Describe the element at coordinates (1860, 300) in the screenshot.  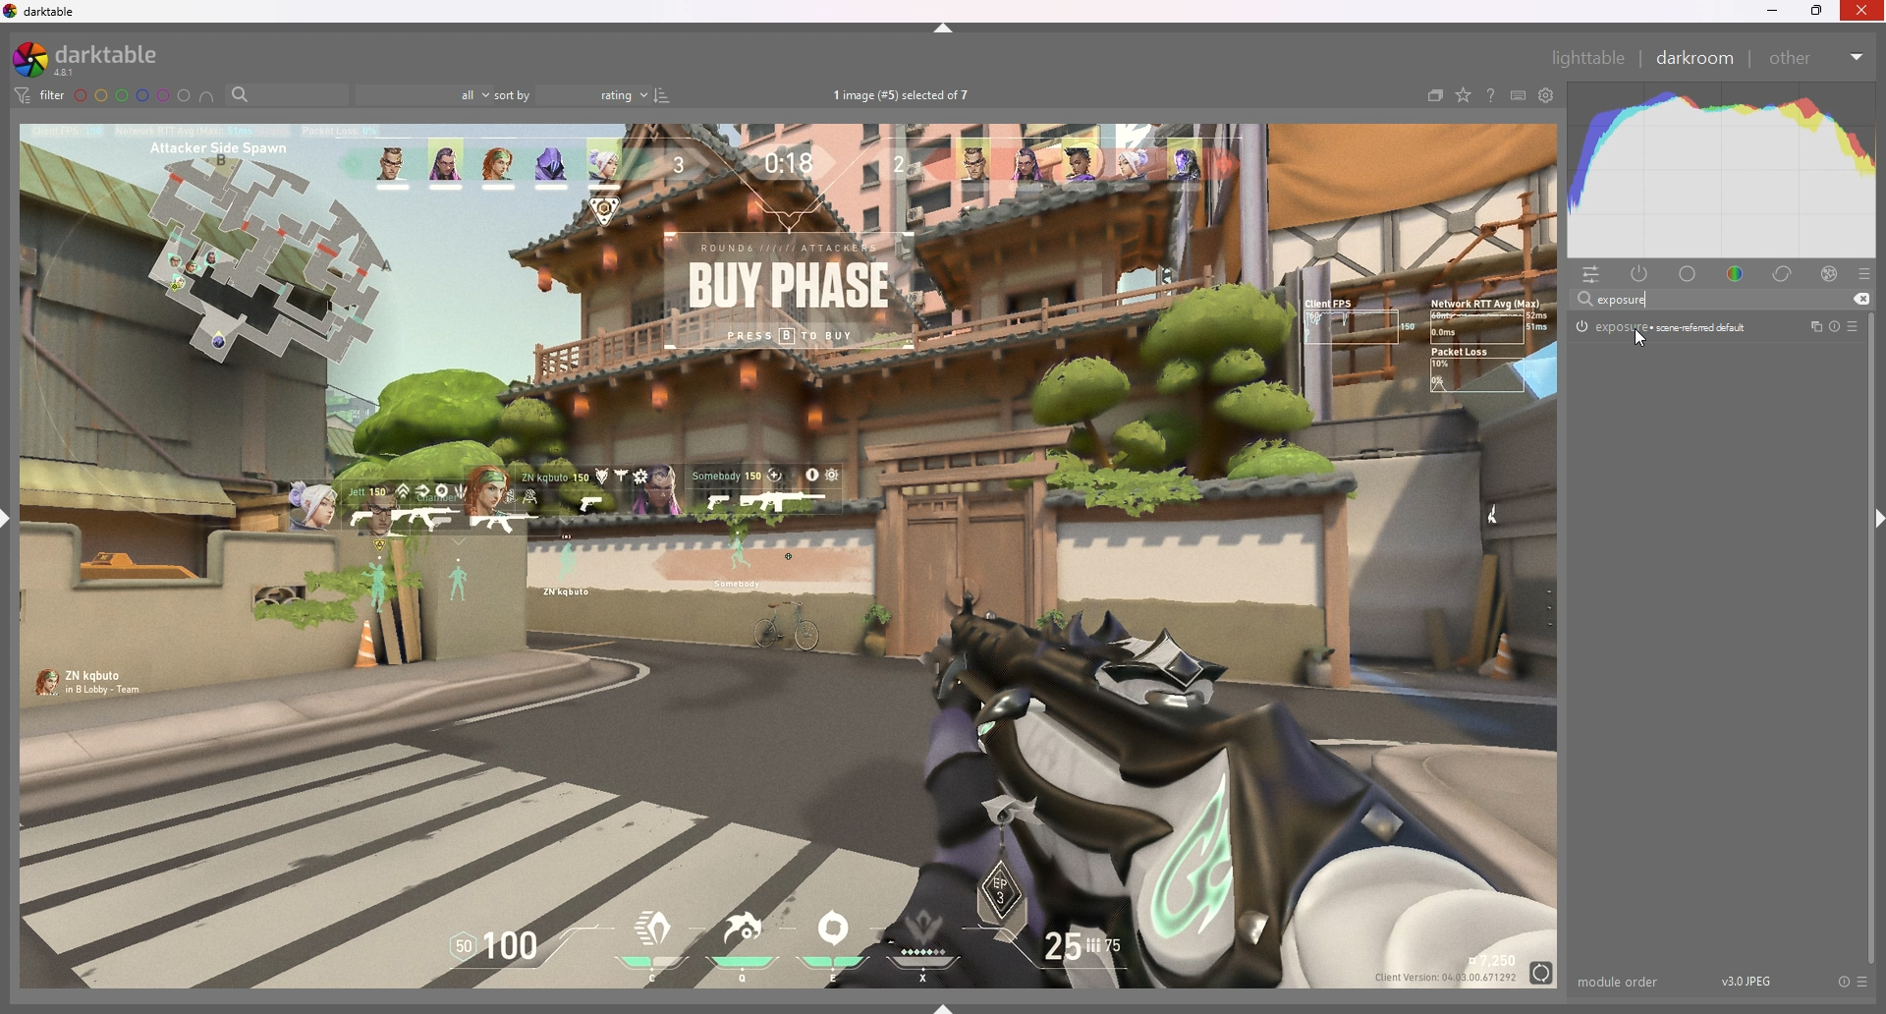
I see `remove` at that location.